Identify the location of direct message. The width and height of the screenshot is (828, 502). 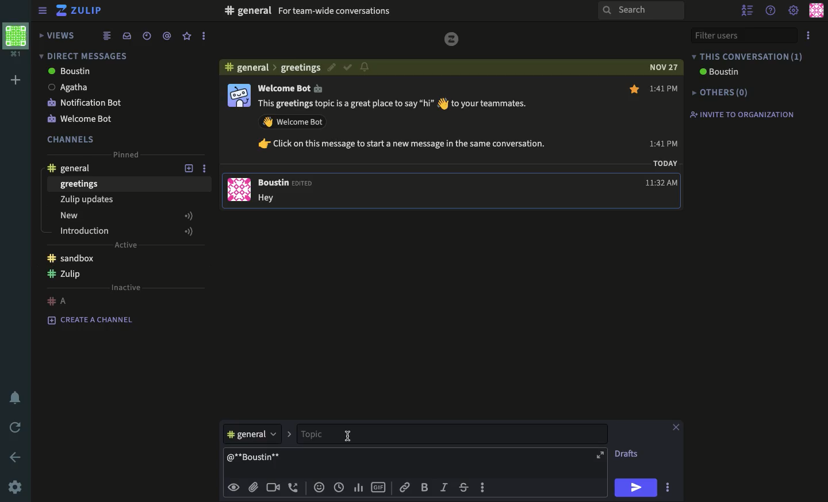
(82, 55).